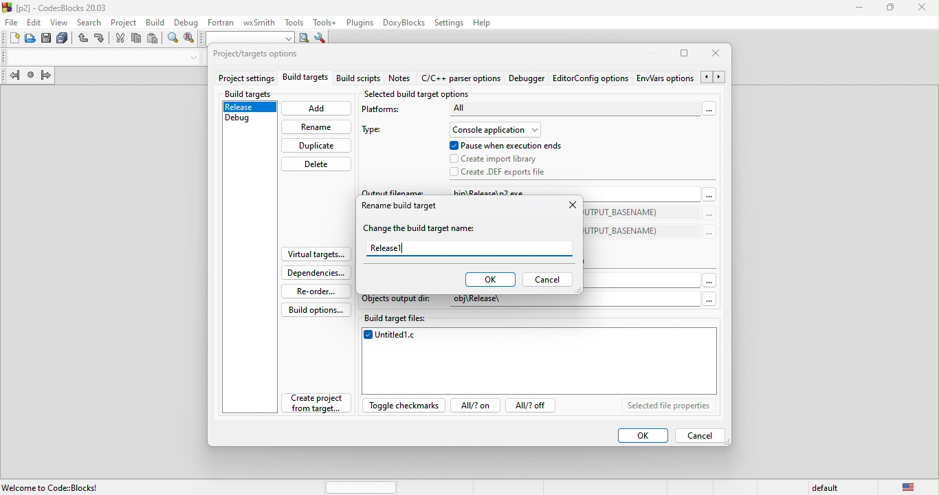 The width and height of the screenshot is (939, 495). What do you see at coordinates (91, 21) in the screenshot?
I see `search` at bounding box center [91, 21].